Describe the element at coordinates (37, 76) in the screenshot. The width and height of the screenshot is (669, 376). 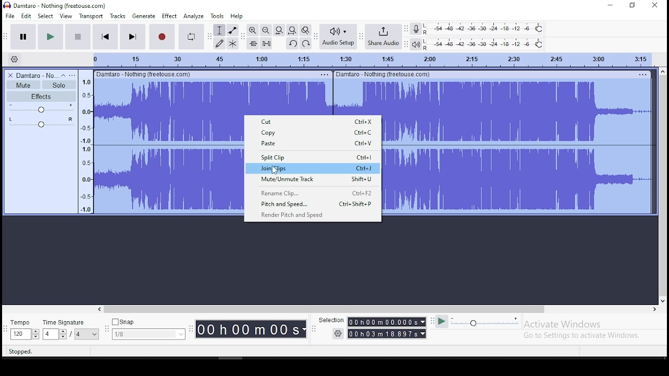
I see `audio track name` at that location.